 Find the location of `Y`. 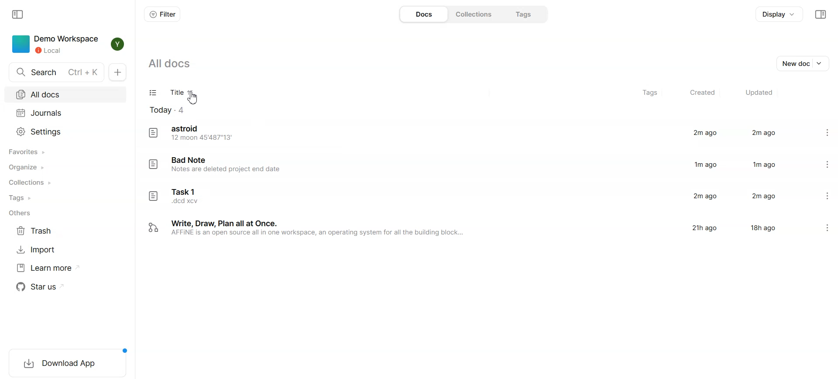

Y is located at coordinates (118, 44).